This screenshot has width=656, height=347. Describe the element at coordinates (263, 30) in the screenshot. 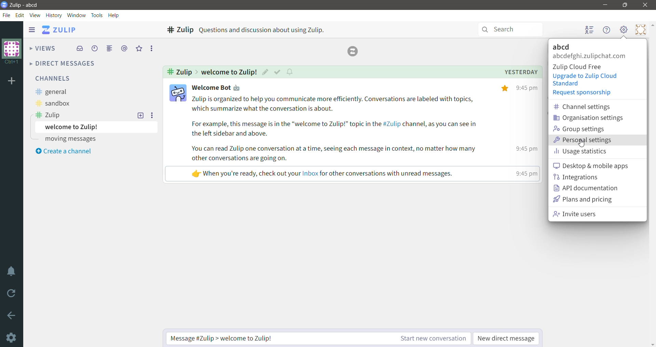

I see `Questions and discussion about using Zulip` at that location.